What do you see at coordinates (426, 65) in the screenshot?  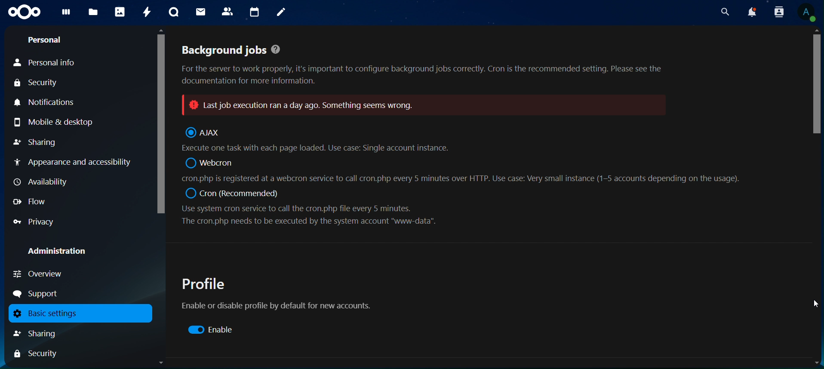 I see `Background jobs @
For the server to work properly, it's important to configure background jobs correctly. Cron is the recommended setting. Please see the
documentation for more information.` at bounding box center [426, 65].